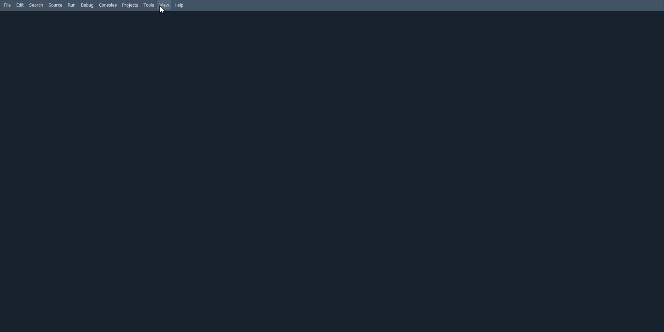 The image size is (664, 332). I want to click on Default start Pane, so click(332, 171).